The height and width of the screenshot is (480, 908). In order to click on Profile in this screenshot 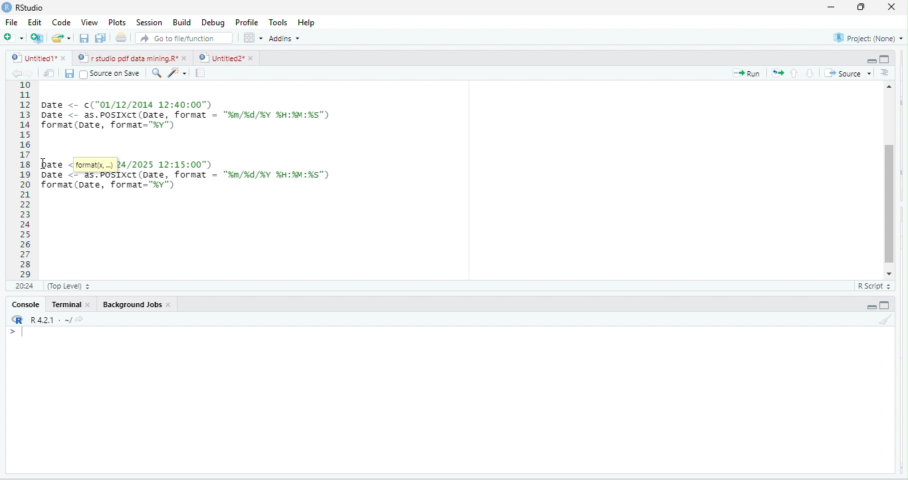, I will do `click(245, 22)`.